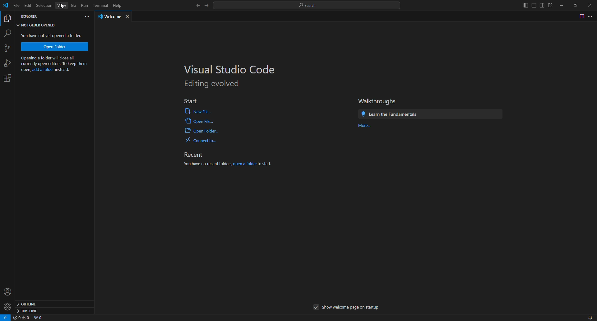 The height and width of the screenshot is (321, 597). What do you see at coordinates (200, 140) in the screenshot?
I see `Connect to` at bounding box center [200, 140].